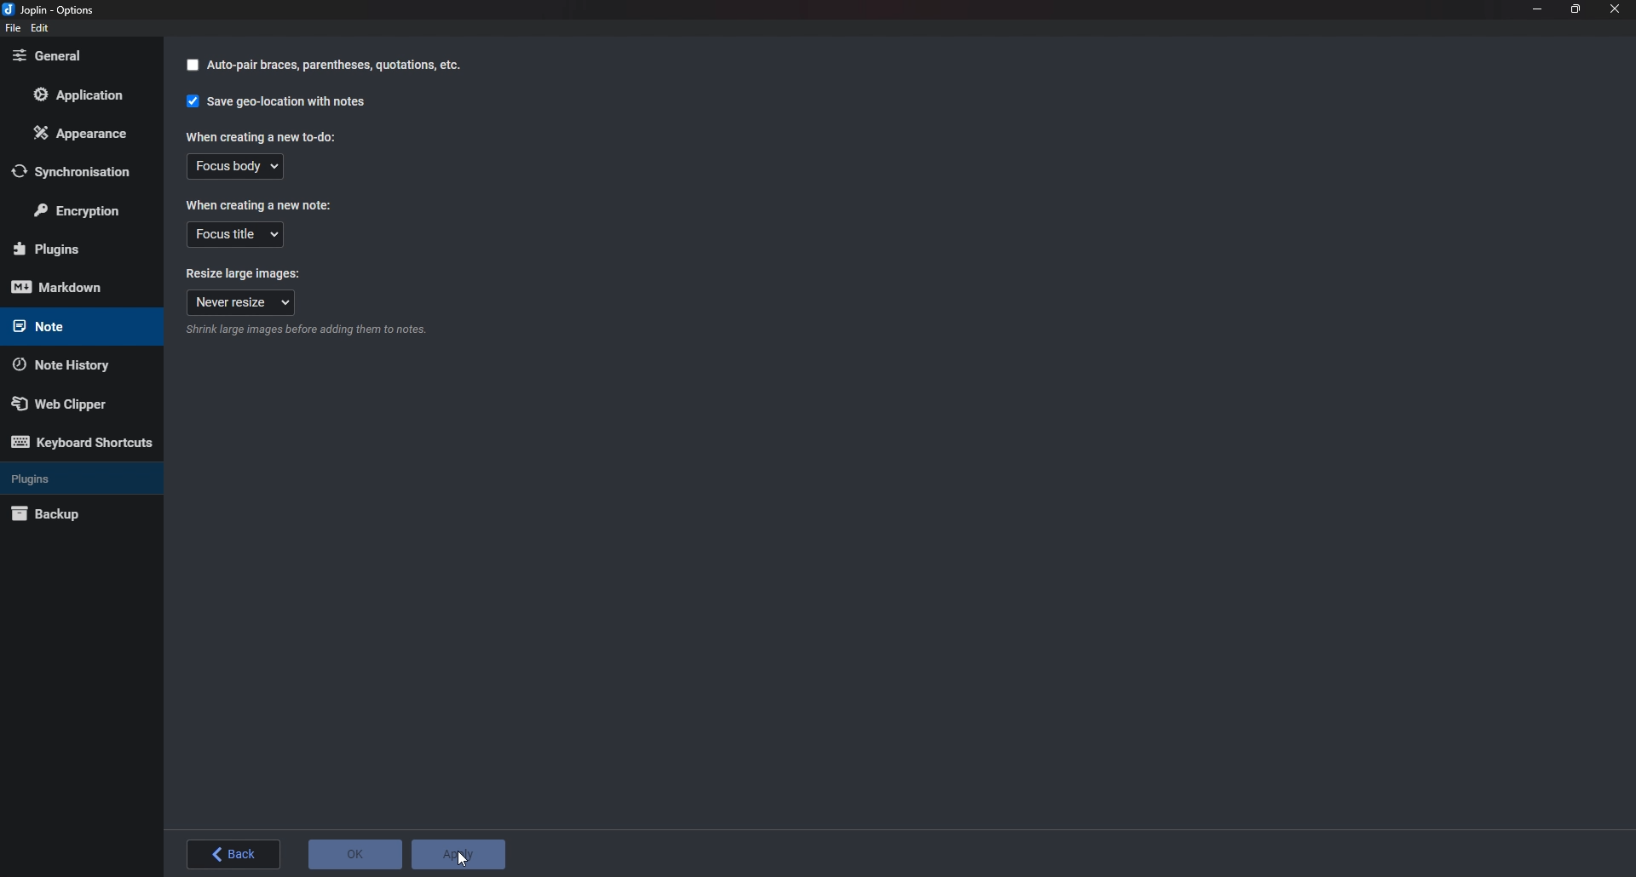 The width and height of the screenshot is (1636, 877). What do you see at coordinates (256, 135) in the screenshot?
I see `When creating a new to do` at bounding box center [256, 135].